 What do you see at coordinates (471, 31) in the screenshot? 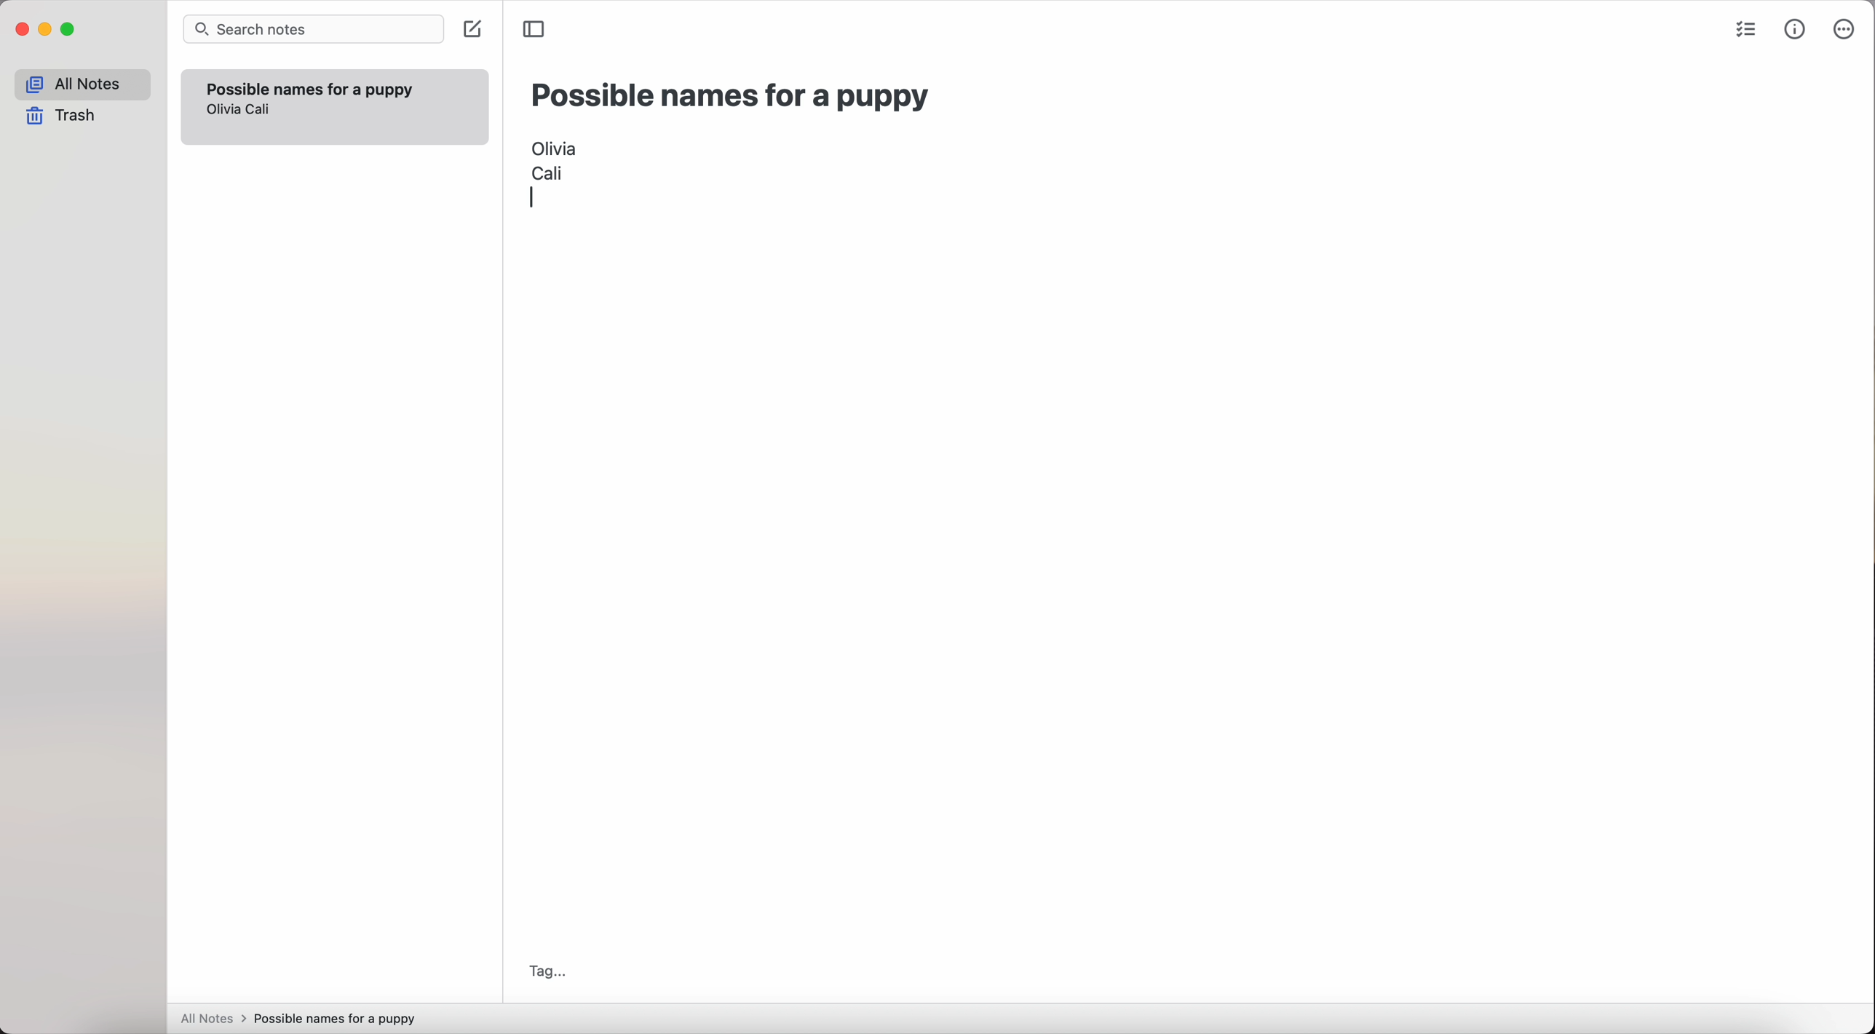
I see `create note` at bounding box center [471, 31].